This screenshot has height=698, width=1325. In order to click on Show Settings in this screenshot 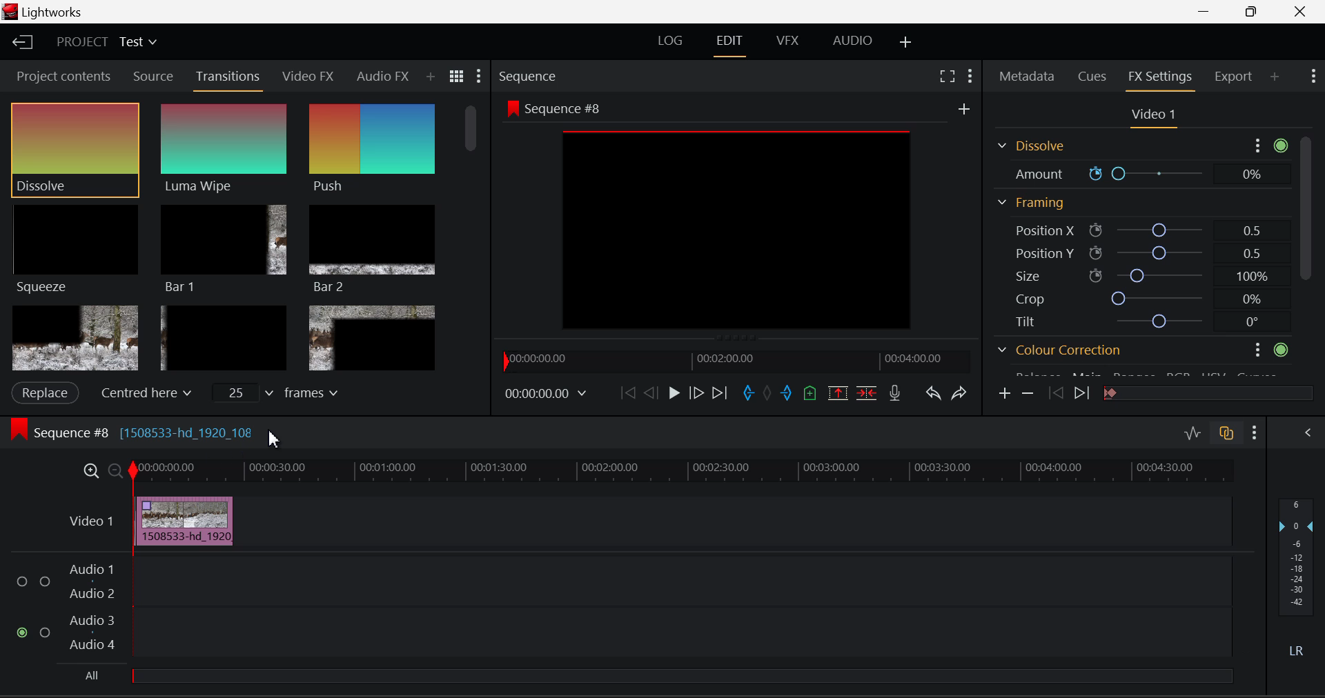, I will do `click(1315, 76)`.